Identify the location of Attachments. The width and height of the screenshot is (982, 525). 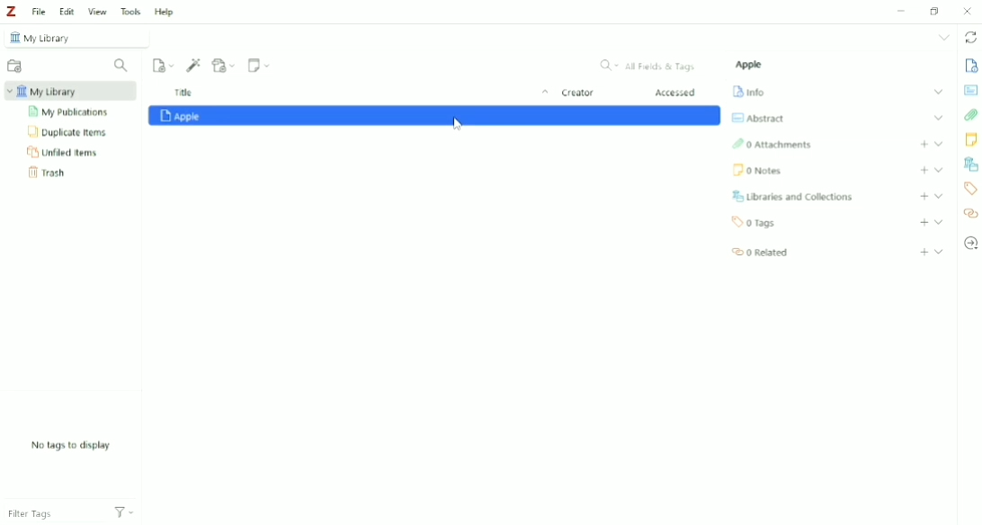
(772, 145).